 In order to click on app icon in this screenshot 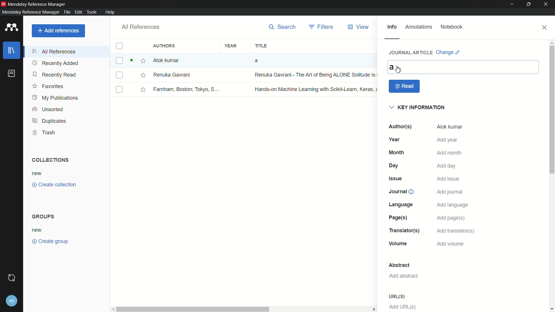, I will do `click(12, 28)`.